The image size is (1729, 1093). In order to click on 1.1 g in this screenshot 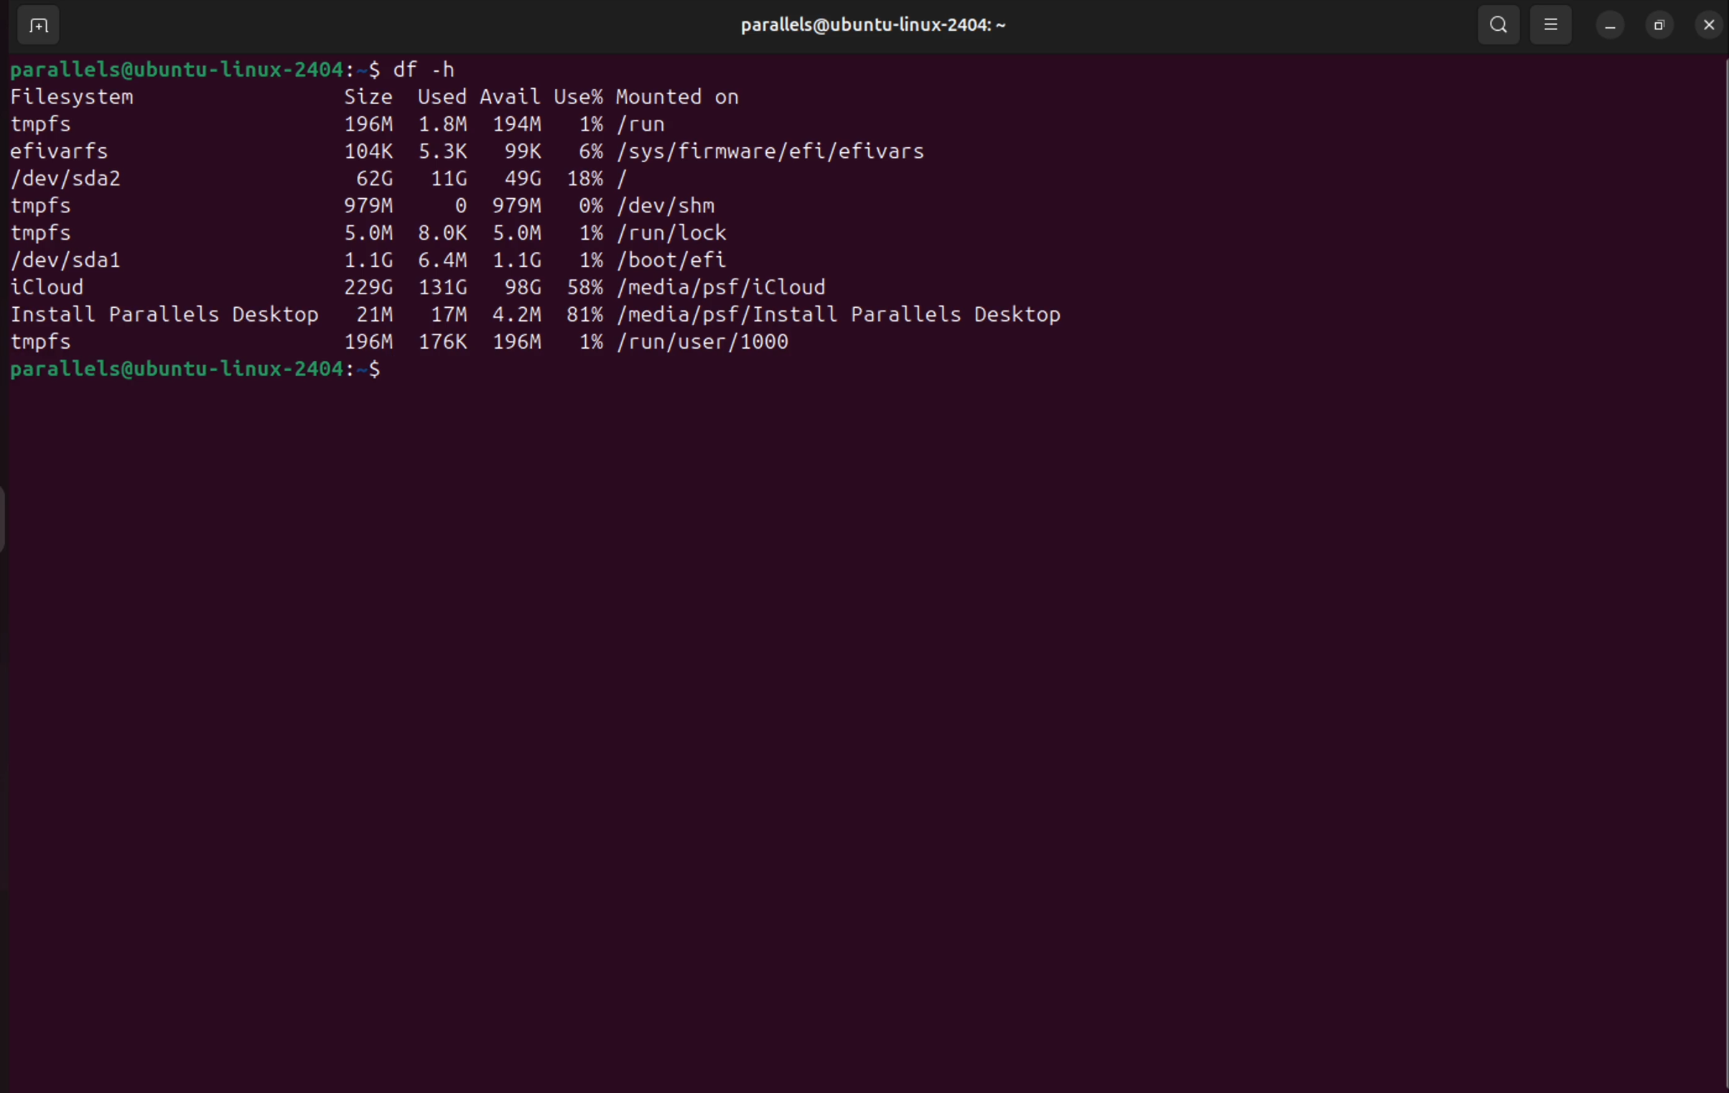, I will do `click(524, 261)`.